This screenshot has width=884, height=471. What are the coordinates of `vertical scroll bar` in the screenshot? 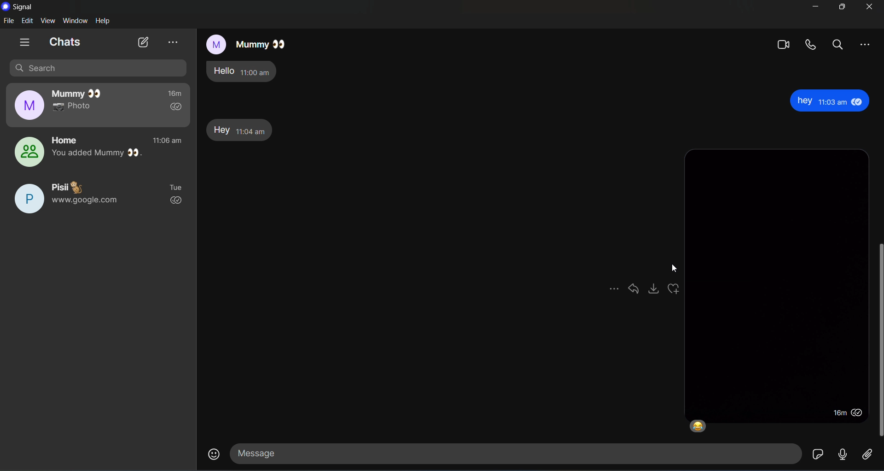 It's located at (878, 340).